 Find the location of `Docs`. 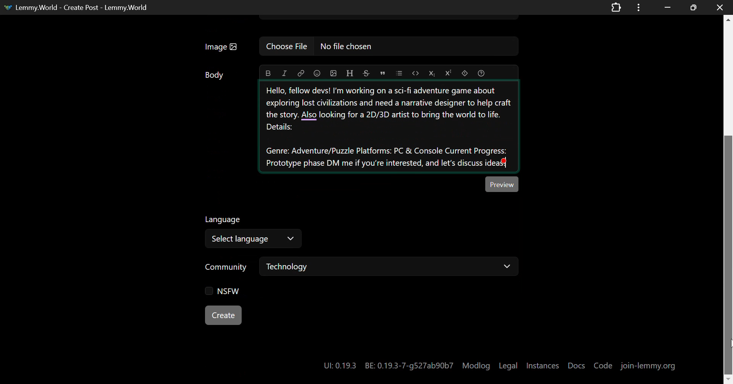

Docs is located at coordinates (577, 362).